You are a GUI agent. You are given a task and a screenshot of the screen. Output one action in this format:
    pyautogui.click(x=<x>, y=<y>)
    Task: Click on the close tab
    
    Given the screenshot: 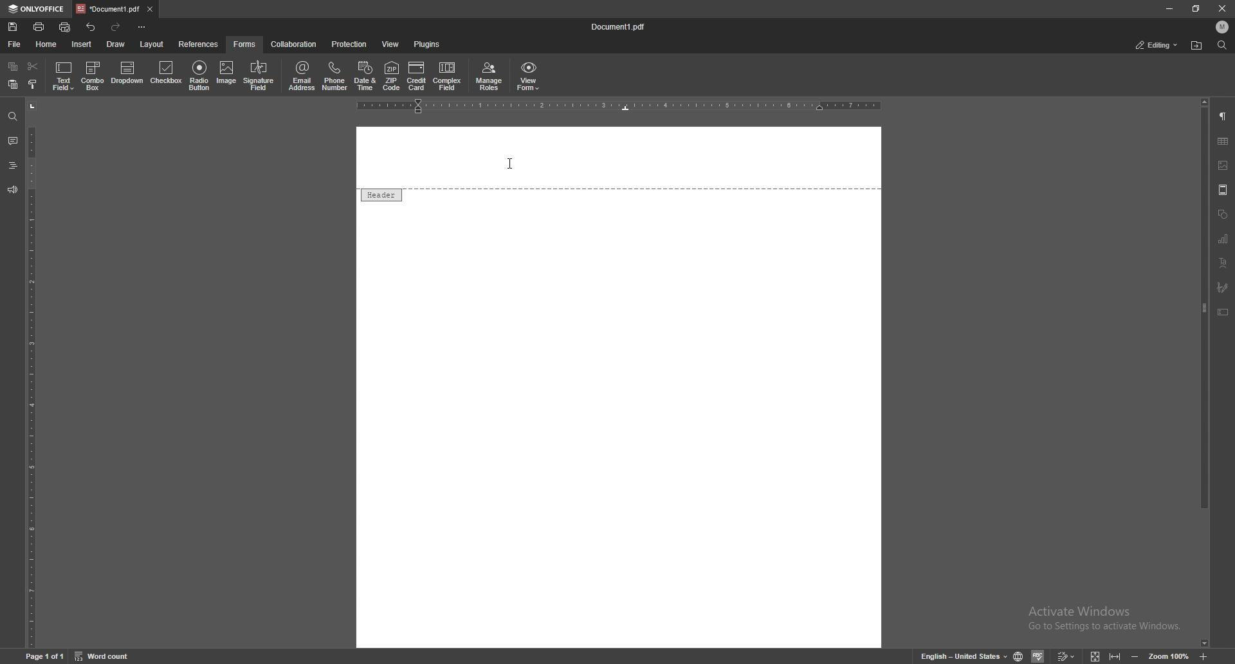 What is the action you would take?
    pyautogui.click(x=151, y=9)
    